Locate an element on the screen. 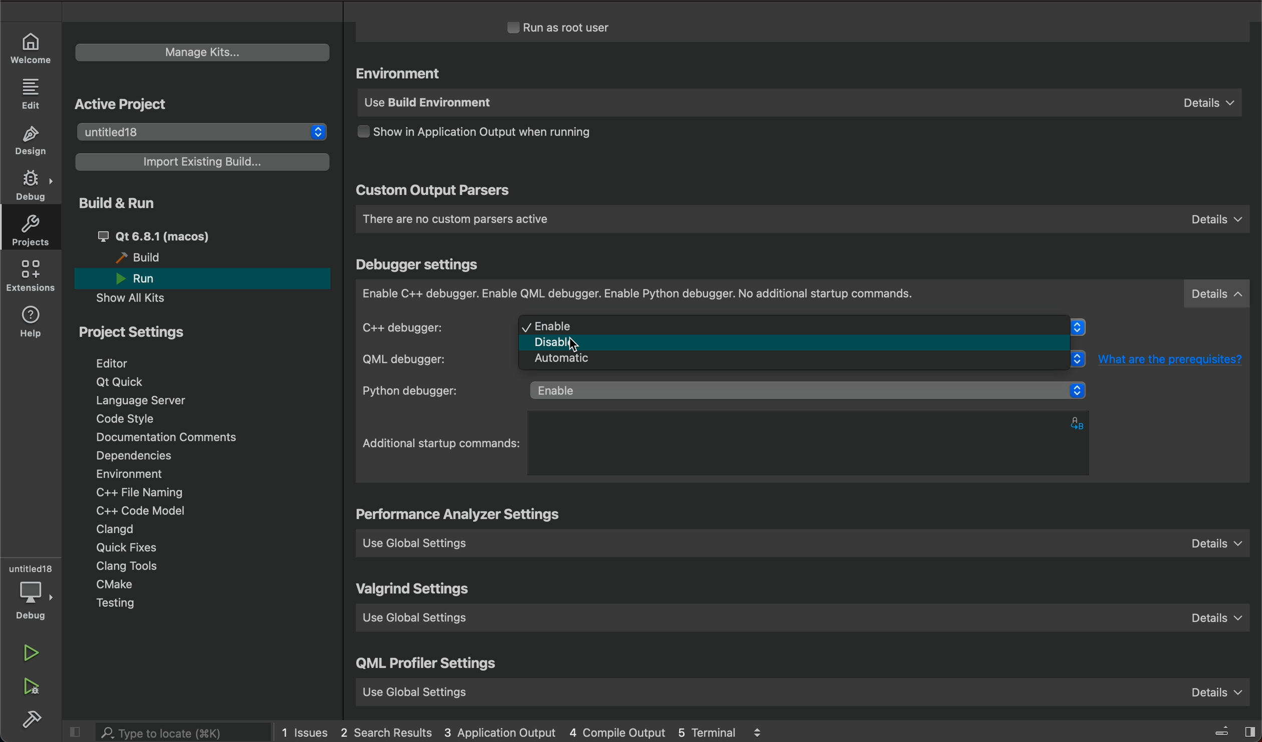 The image size is (1262, 742). clangd is located at coordinates (116, 530).